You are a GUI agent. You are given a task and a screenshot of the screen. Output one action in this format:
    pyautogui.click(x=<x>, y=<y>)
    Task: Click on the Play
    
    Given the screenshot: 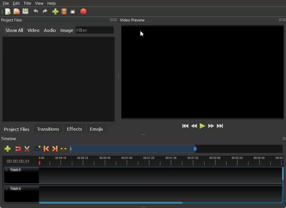 What is the action you would take?
    pyautogui.click(x=202, y=126)
    